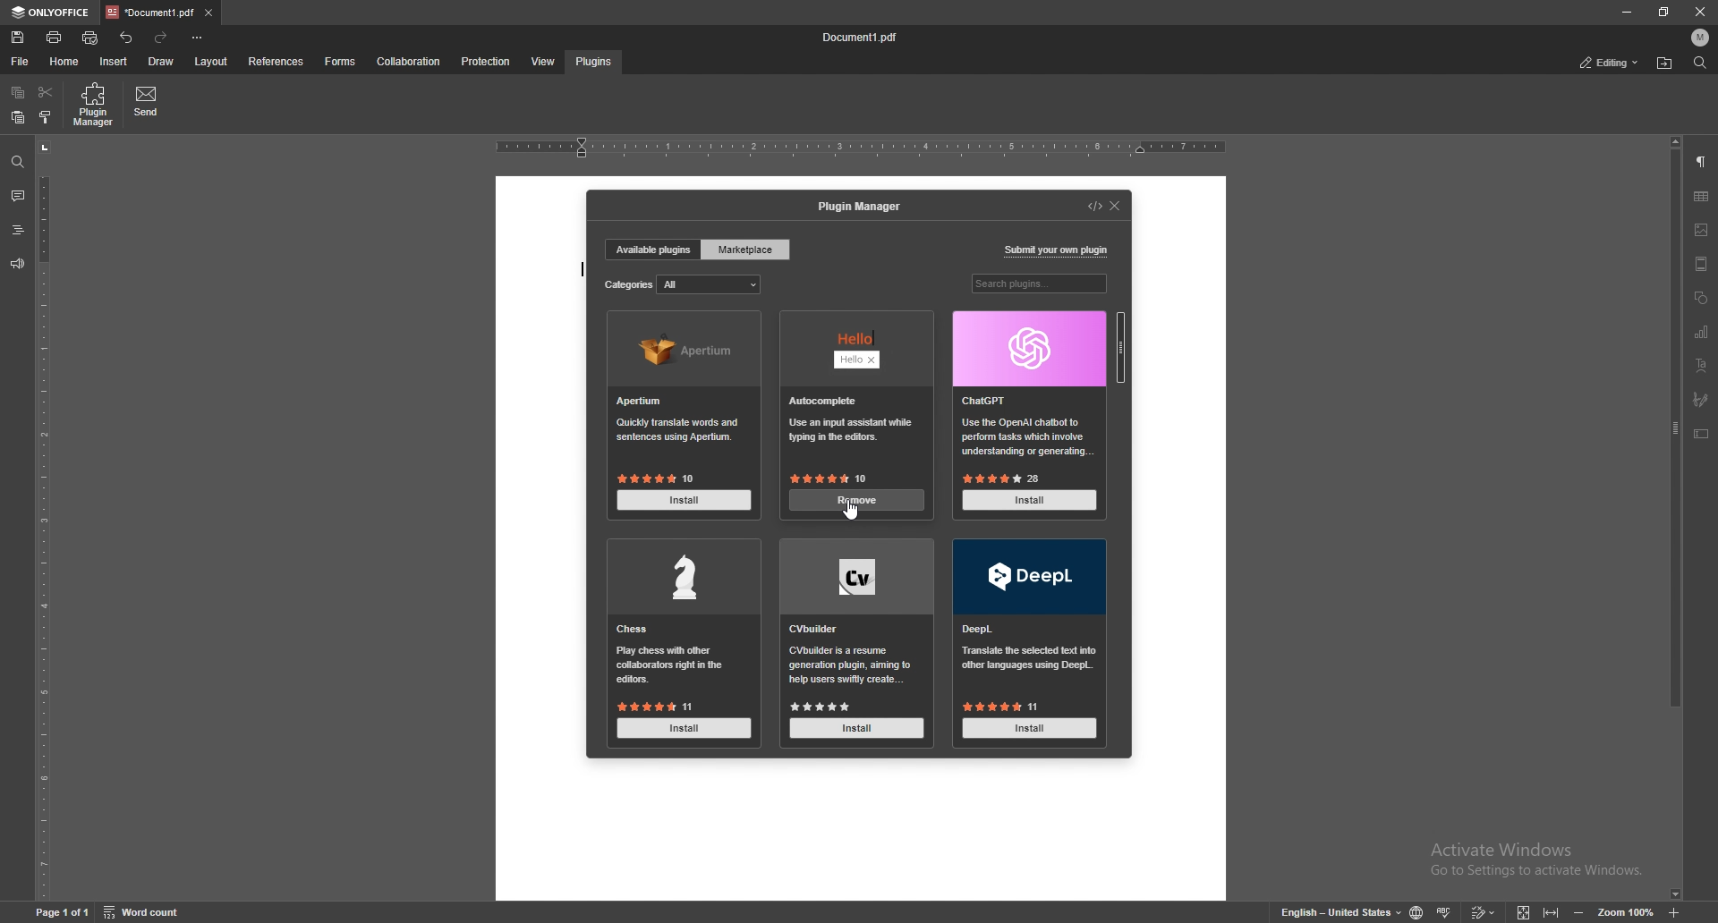 The image size is (1718, 923). Describe the element at coordinates (1611, 62) in the screenshot. I see `status` at that location.